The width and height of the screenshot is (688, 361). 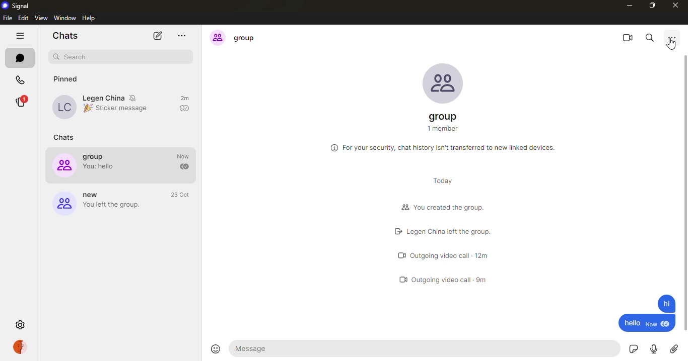 What do you see at coordinates (21, 58) in the screenshot?
I see `chats` at bounding box center [21, 58].